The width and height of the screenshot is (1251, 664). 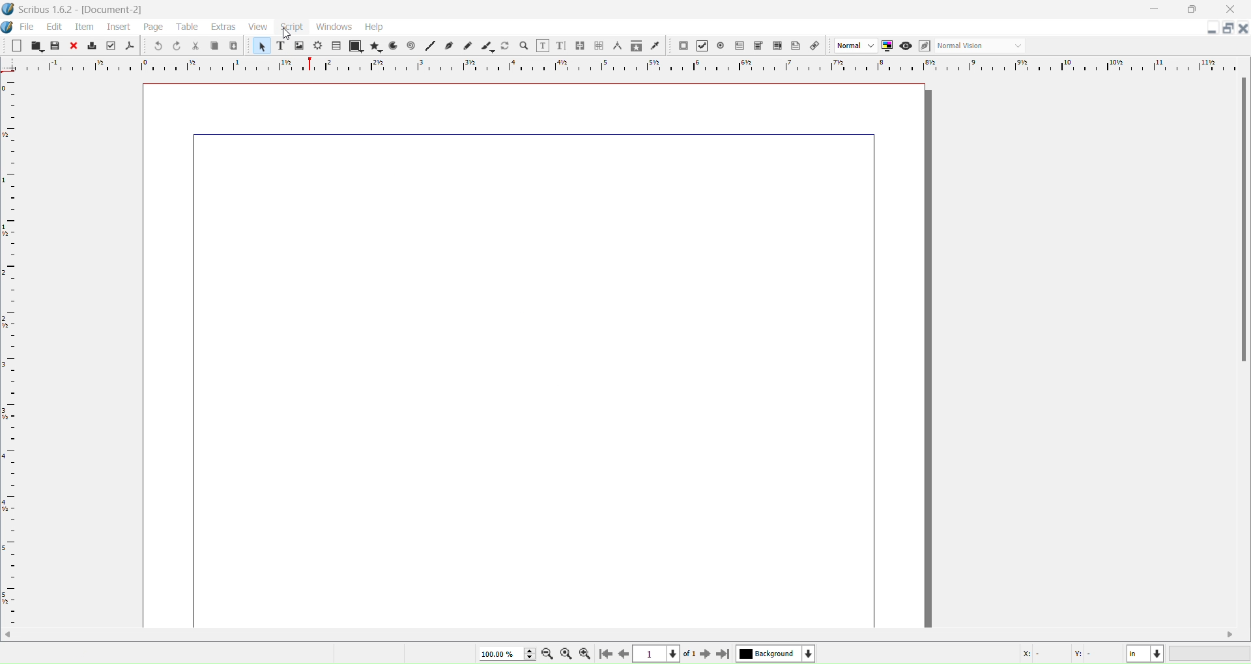 I want to click on Undo, so click(x=157, y=49).